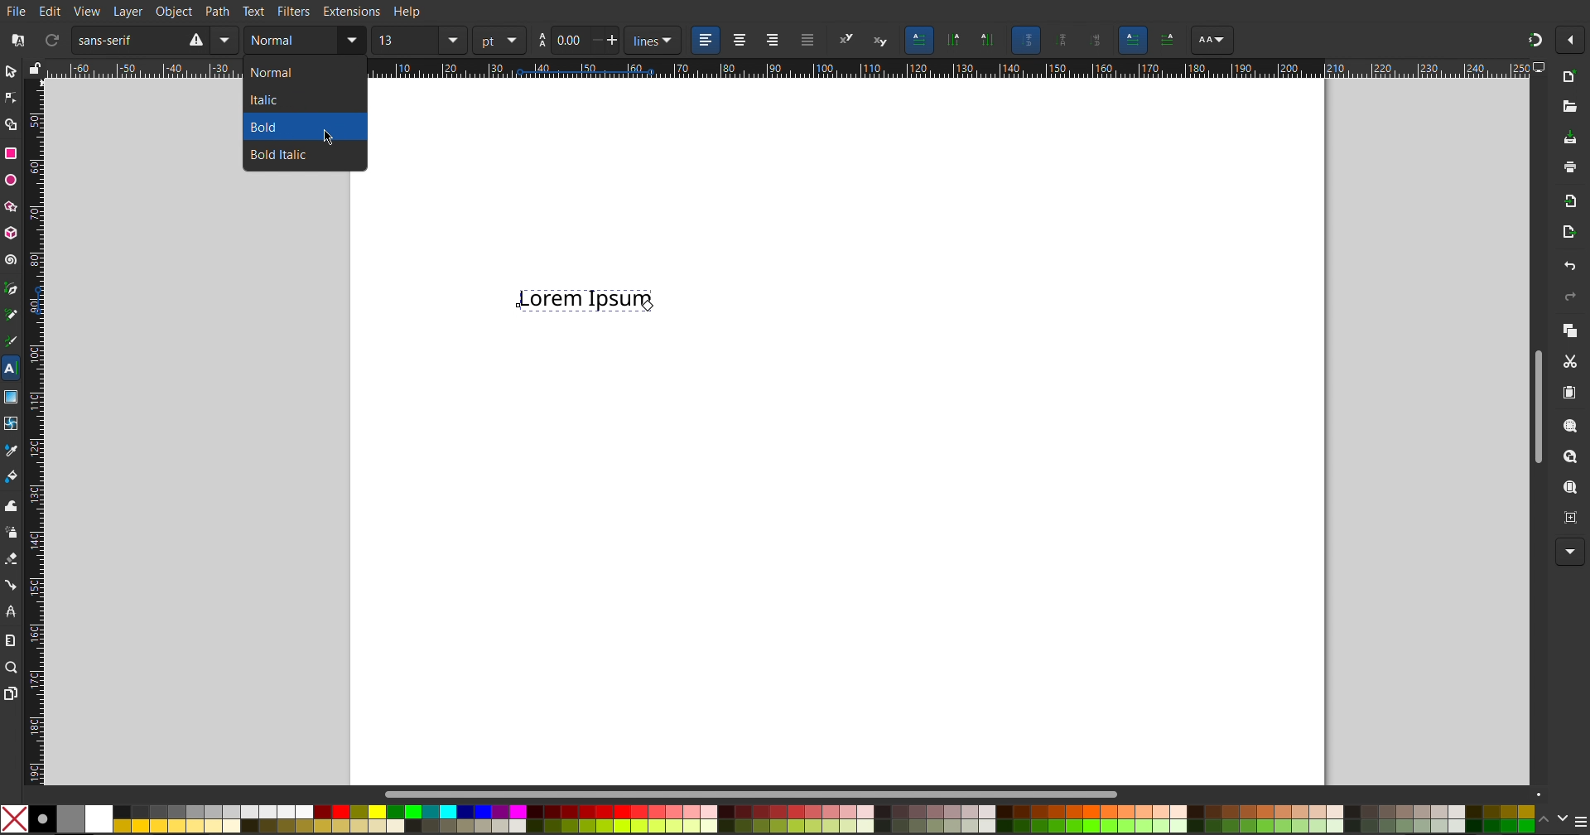 The width and height of the screenshot is (1590, 835). What do you see at coordinates (1134, 39) in the screenshot?
I see `Left to right orientation` at bounding box center [1134, 39].